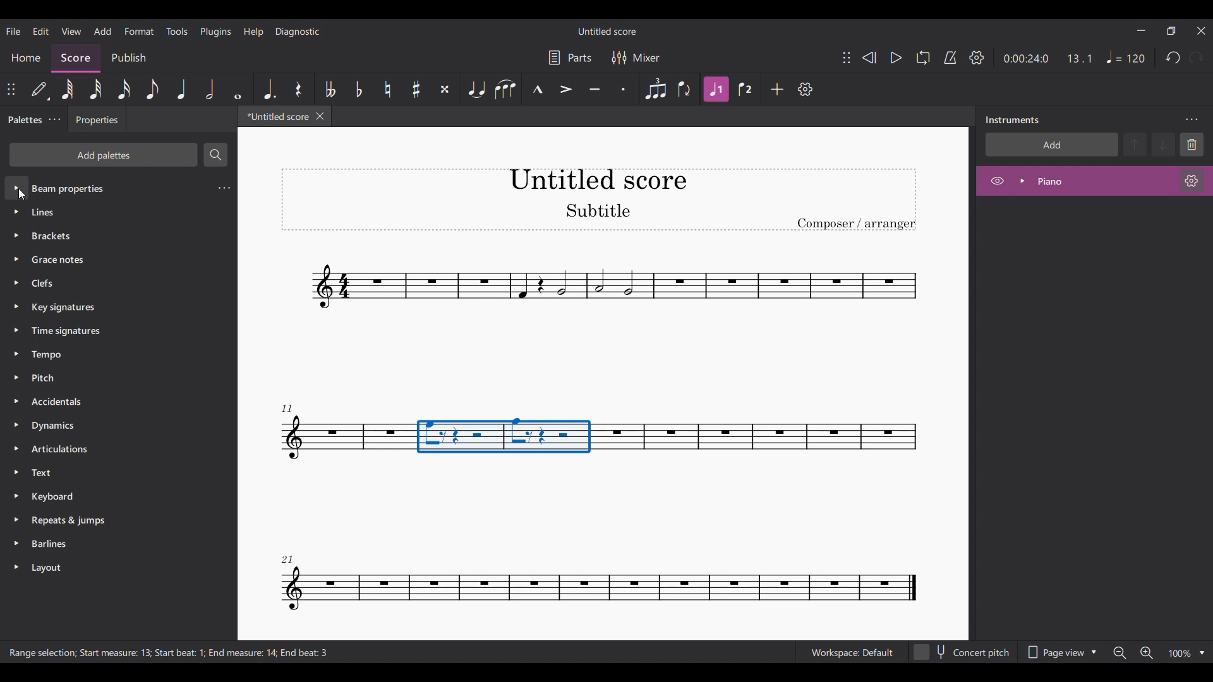 The height and width of the screenshot is (682, 1213). I want to click on Text, so click(107, 472).